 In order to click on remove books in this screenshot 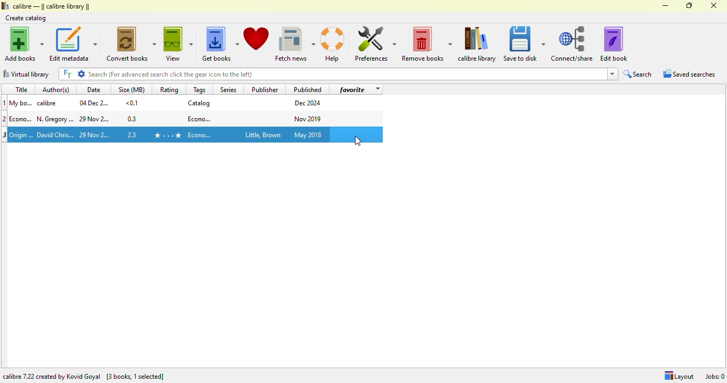, I will do `click(427, 44)`.